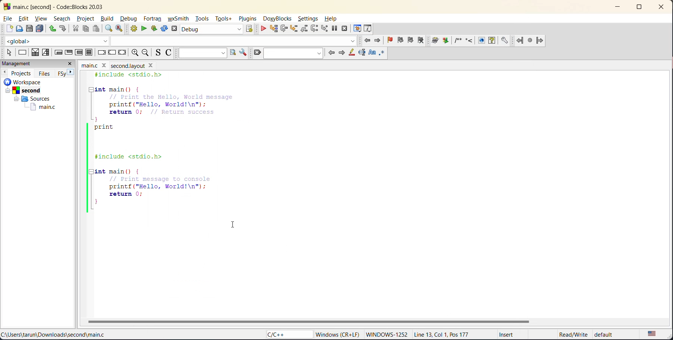 This screenshot has width=673, height=340. What do you see at coordinates (95, 64) in the screenshot?
I see `file name` at bounding box center [95, 64].